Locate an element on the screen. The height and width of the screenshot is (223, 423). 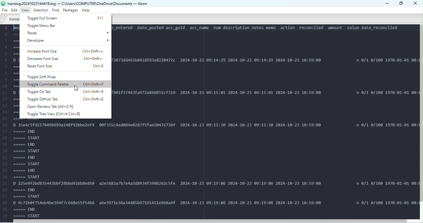
Increase font size is located at coordinates (67, 51).